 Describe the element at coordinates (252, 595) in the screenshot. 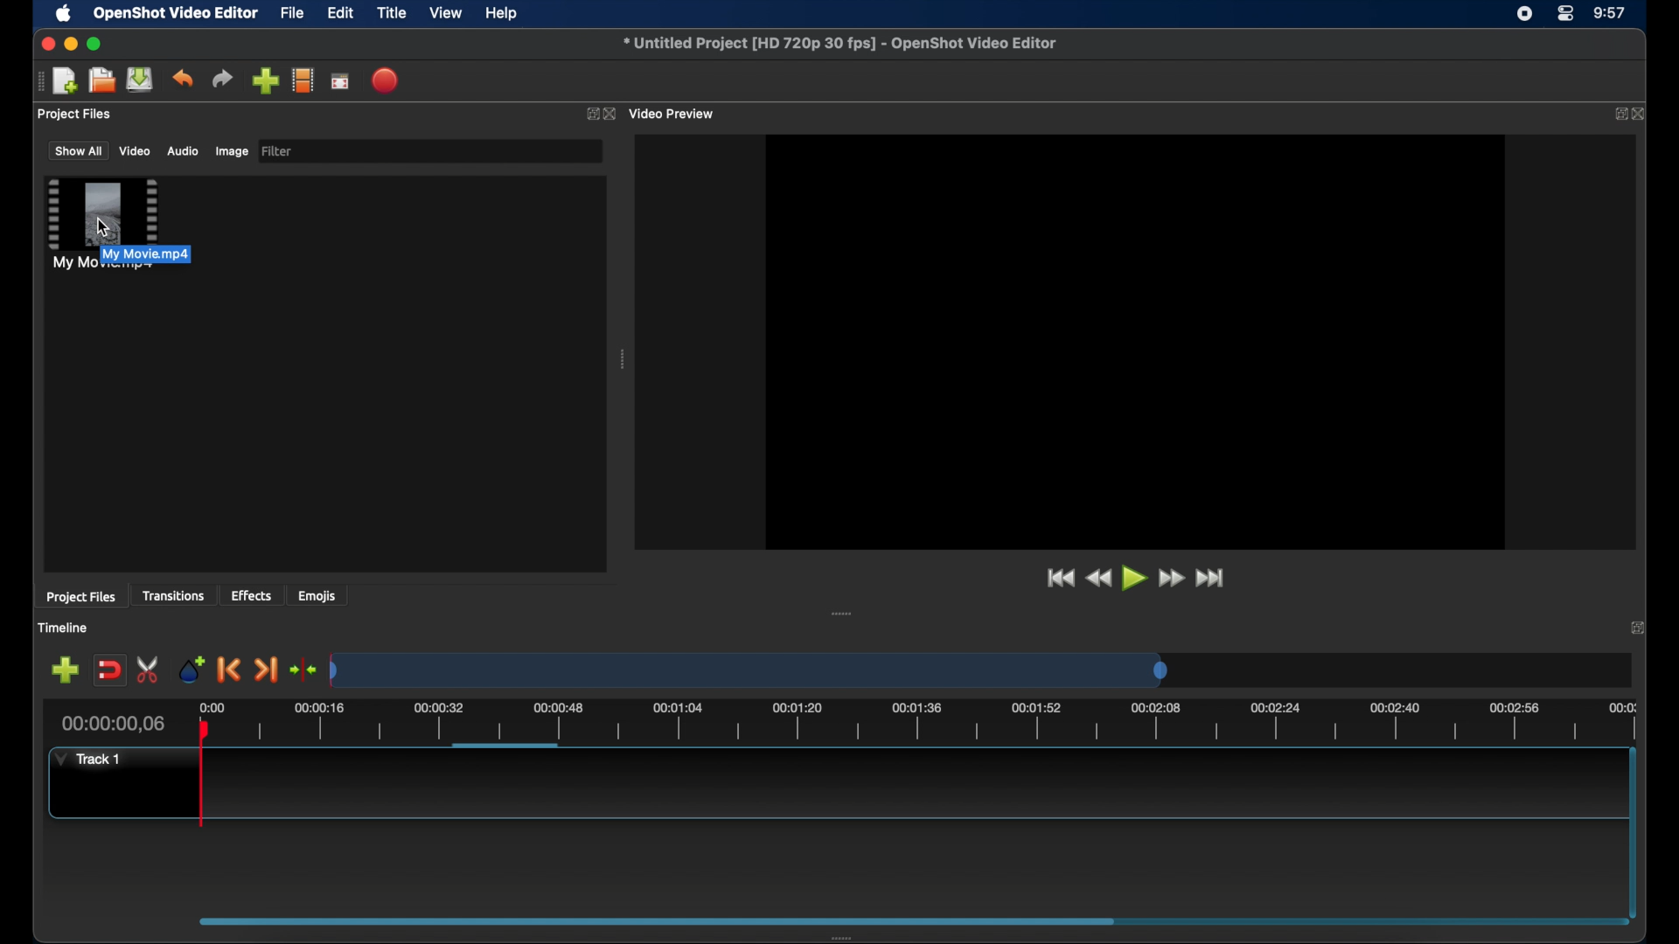

I see `effects` at that location.